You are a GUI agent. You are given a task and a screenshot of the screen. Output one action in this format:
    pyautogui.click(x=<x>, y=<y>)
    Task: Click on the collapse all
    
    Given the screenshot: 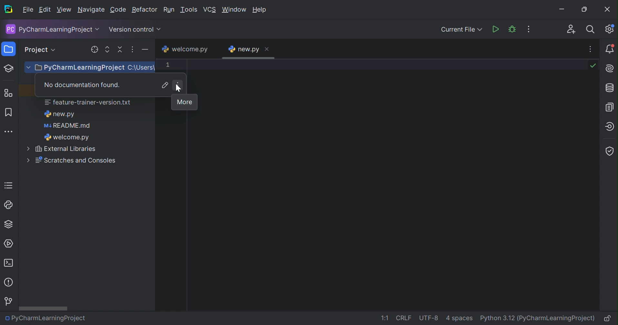 What is the action you would take?
    pyautogui.click(x=119, y=50)
    